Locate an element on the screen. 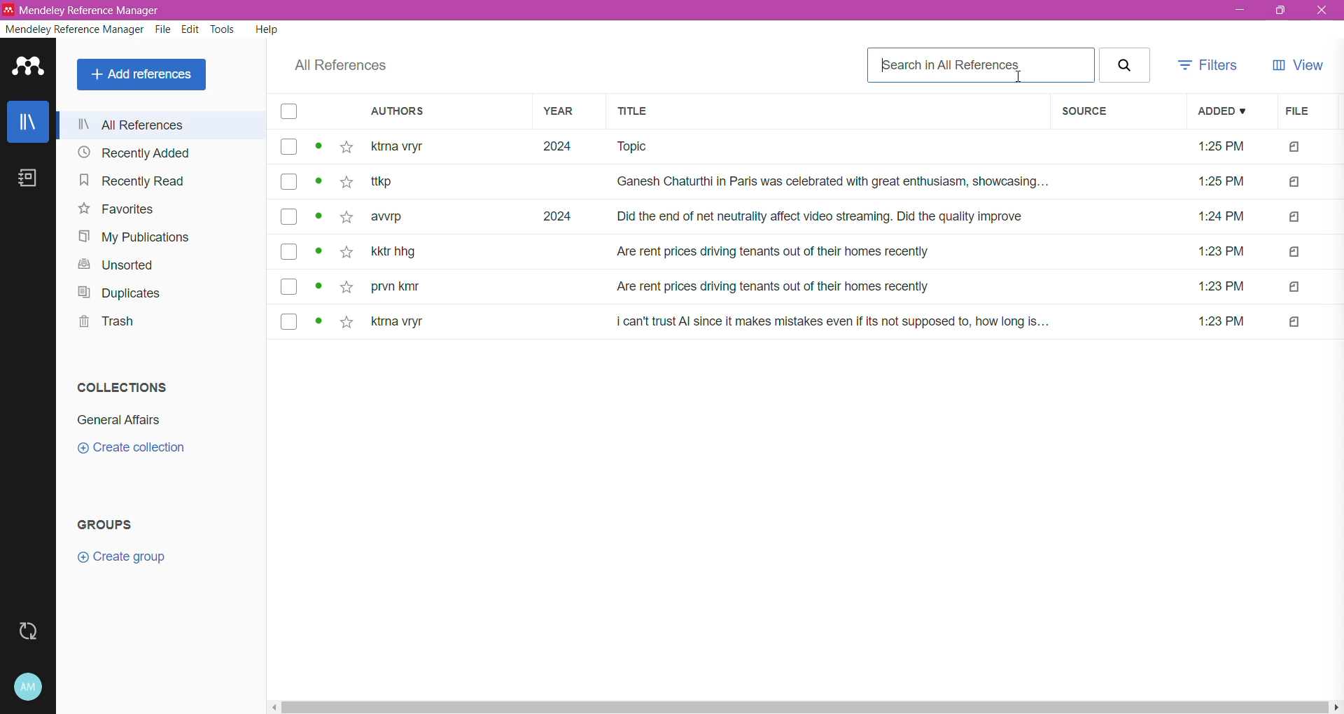 This screenshot has height=714, width=1344. Recently Read is located at coordinates (130, 181).